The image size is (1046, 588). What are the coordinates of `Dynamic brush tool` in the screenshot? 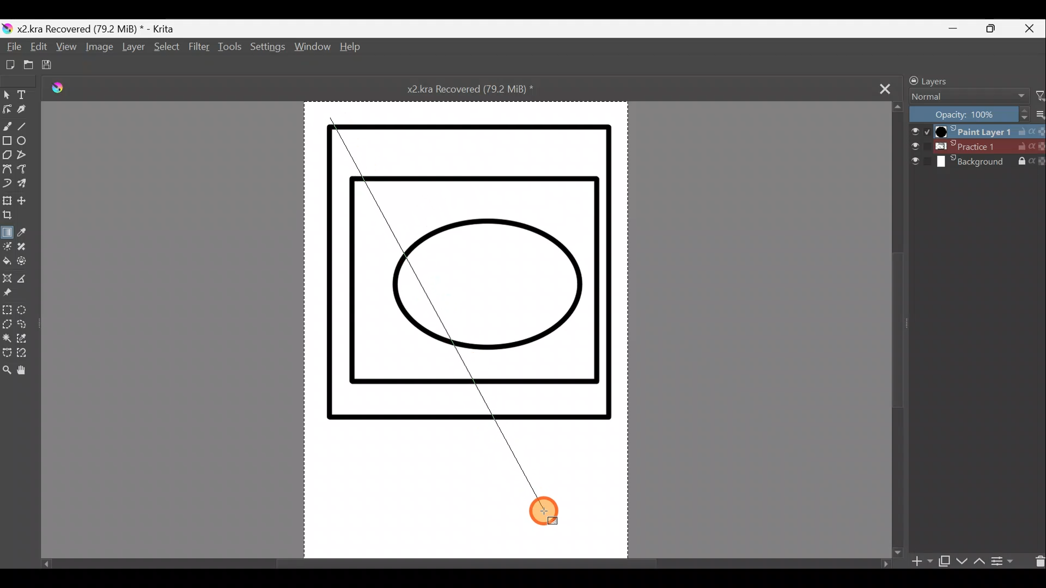 It's located at (8, 184).